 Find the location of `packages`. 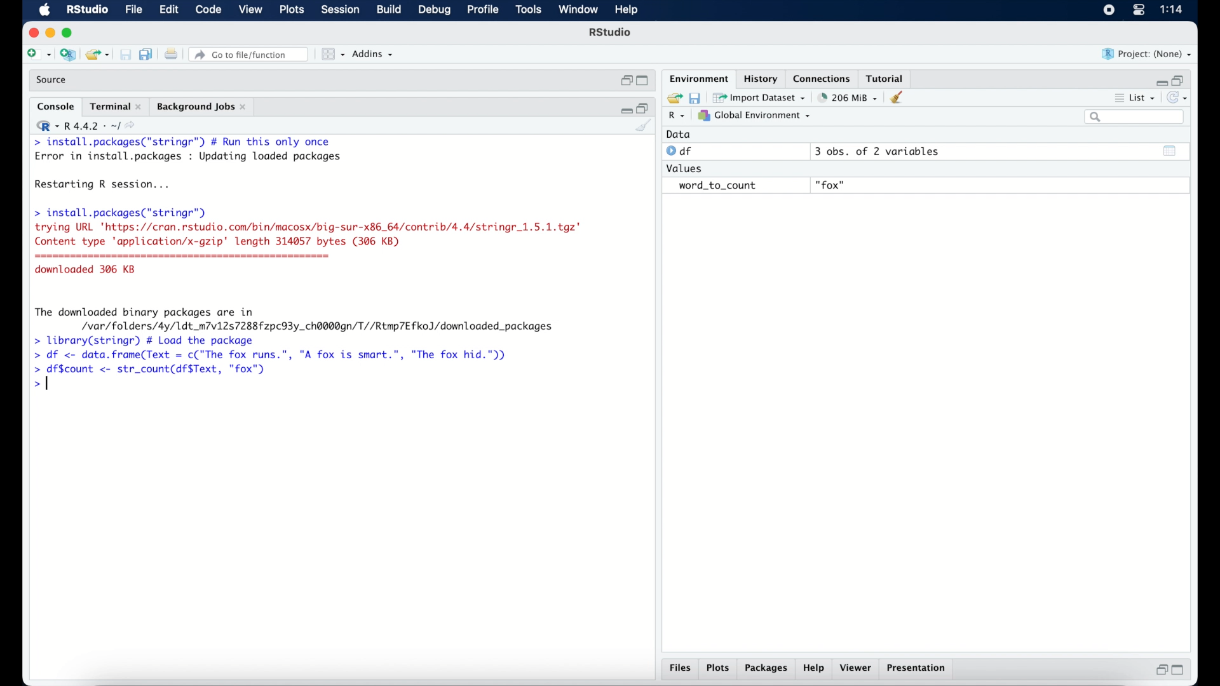

packages is located at coordinates (766, 669).